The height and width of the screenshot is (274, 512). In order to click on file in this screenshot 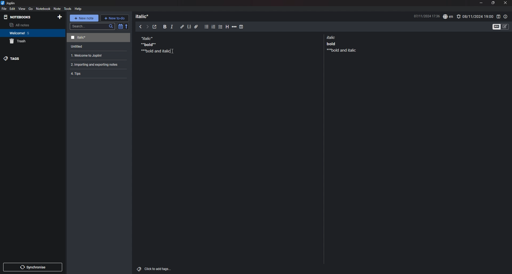, I will do `click(4, 9)`.